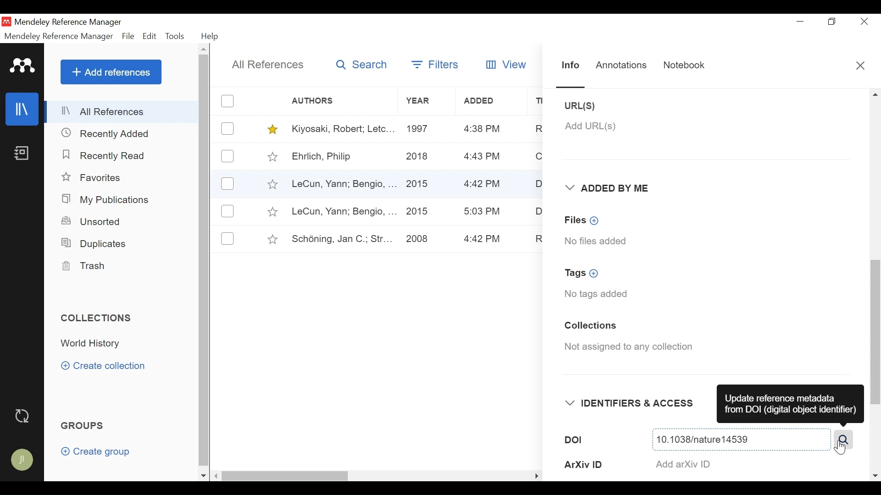  I want to click on Create group, so click(100, 453).